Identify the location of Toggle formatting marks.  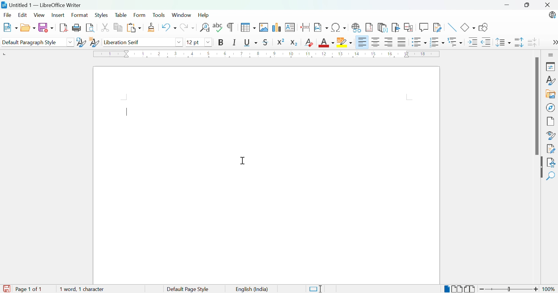
(230, 27).